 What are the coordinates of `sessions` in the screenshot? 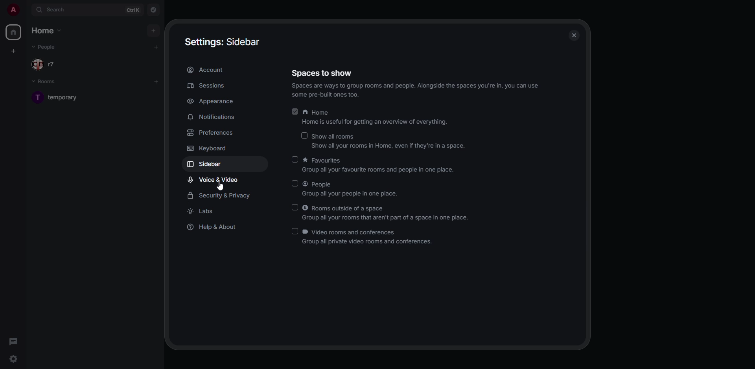 It's located at (208, 85).